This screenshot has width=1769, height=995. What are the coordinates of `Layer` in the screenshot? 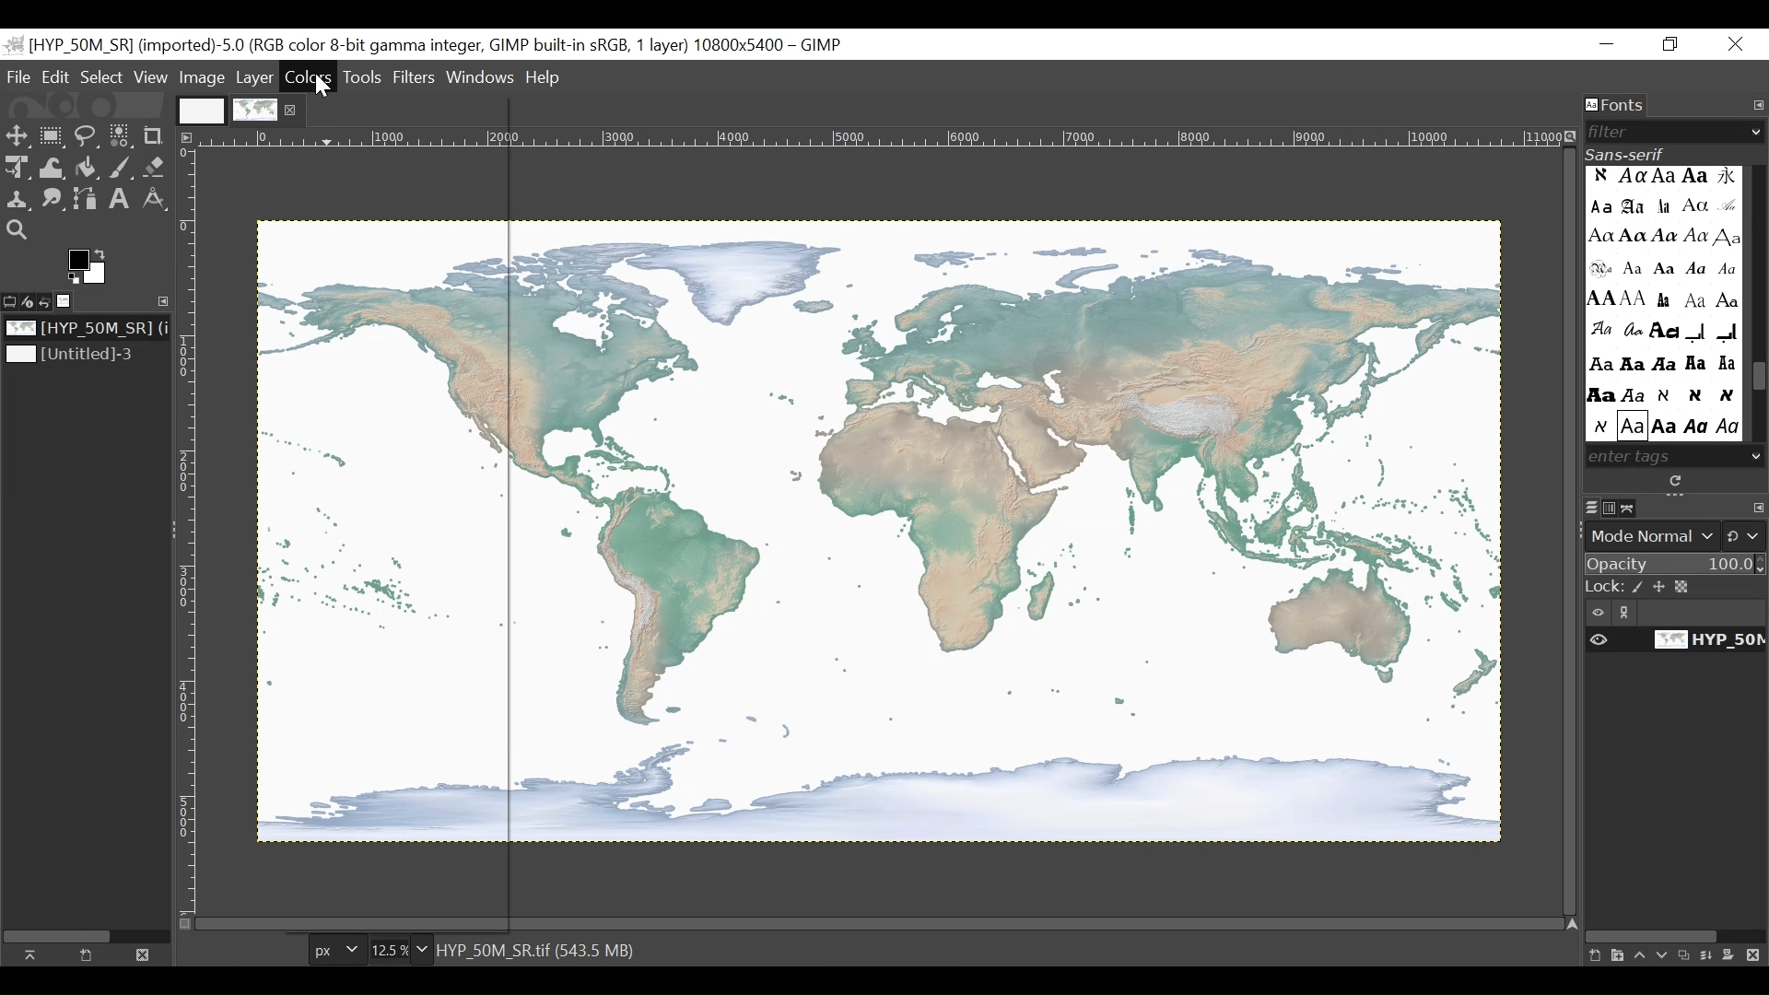 It's located at (255, 78).